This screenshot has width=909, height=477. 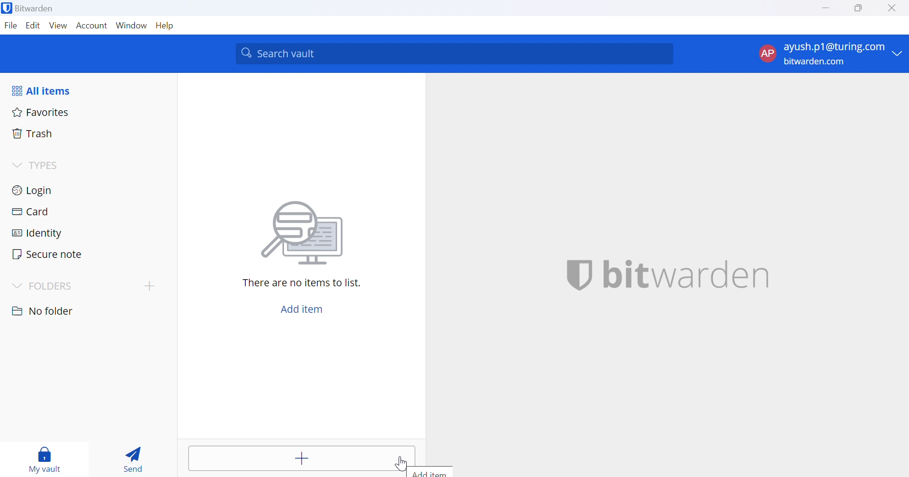 I want to click on No folder, so click(x=43, y=311).